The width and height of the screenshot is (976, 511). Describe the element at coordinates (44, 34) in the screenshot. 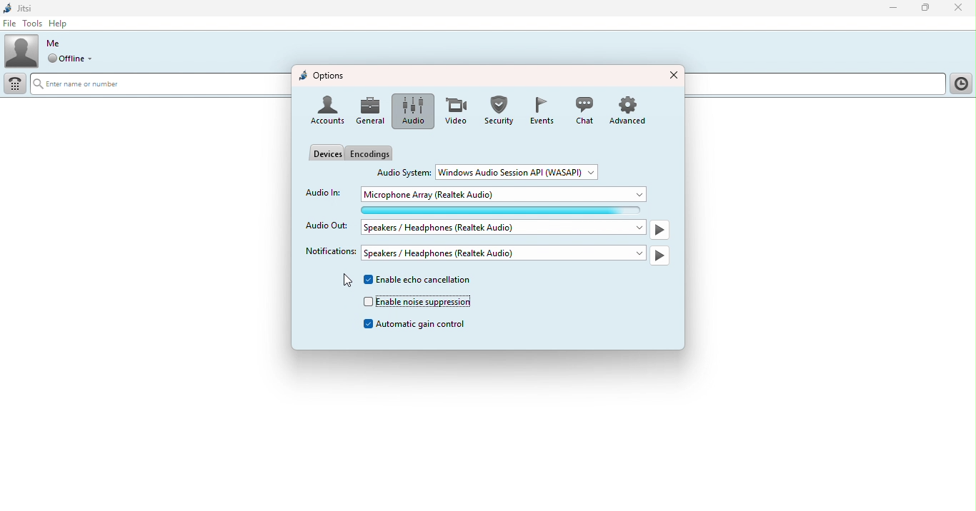

I see `Cursor` at that location.